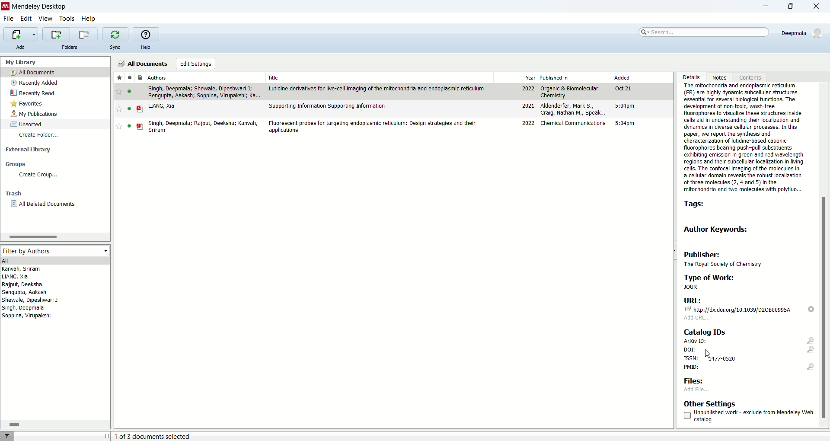  What do you see at coordinates (27, 315) in the screenshot?
I see `soppina, virupakshi` at bounding box center [27, 315].